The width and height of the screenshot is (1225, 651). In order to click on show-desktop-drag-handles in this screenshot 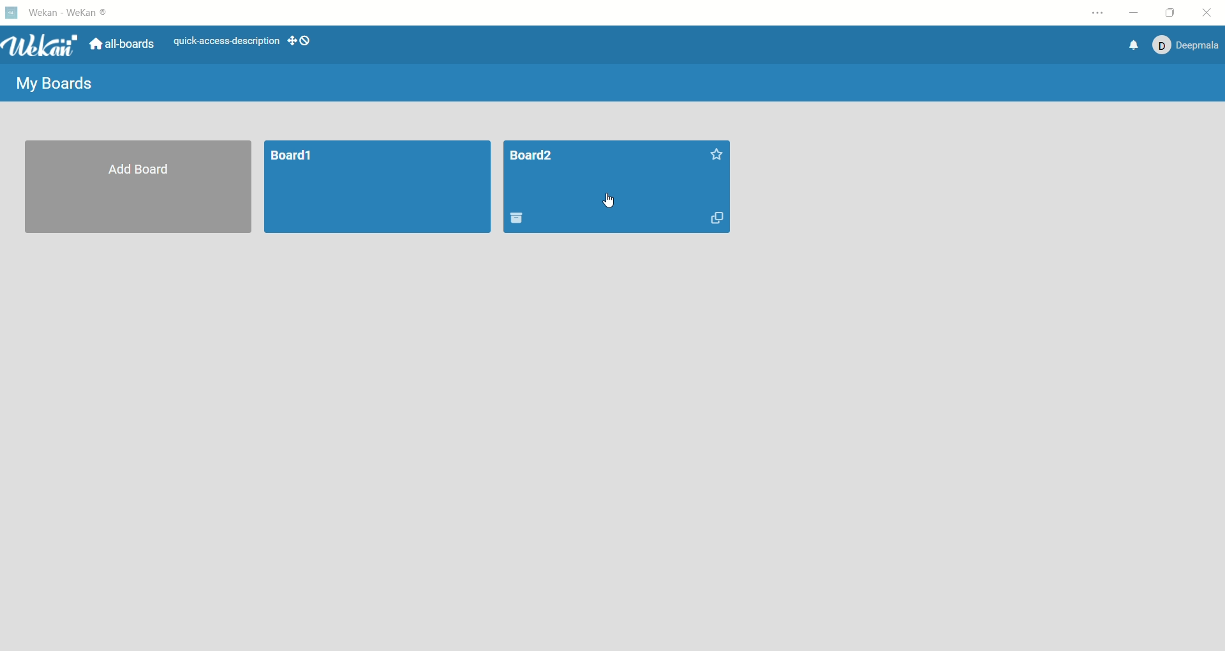, I will do `click(292, 39)`.